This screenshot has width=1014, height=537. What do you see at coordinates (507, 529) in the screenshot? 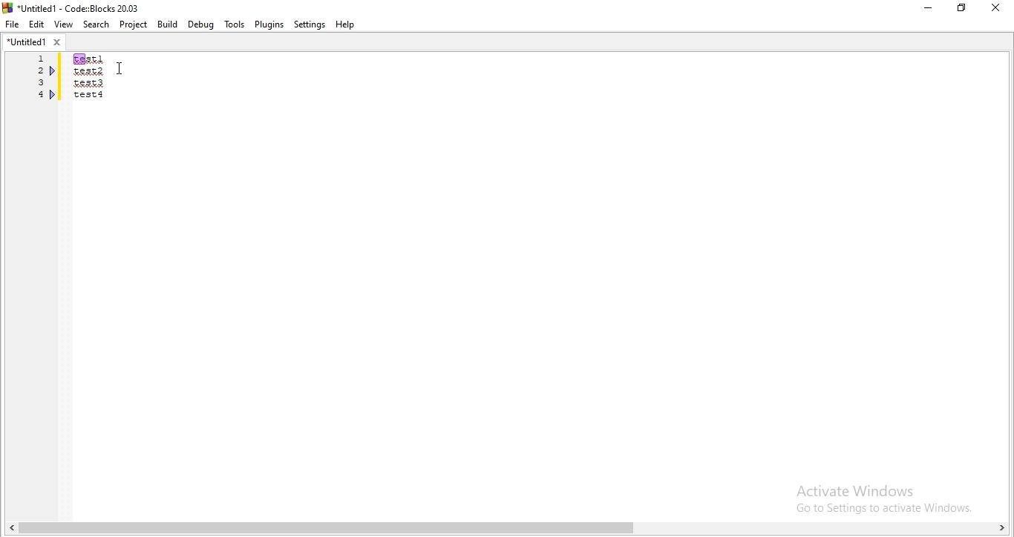
I see `scroll bar` at bounding box center [507, 529].